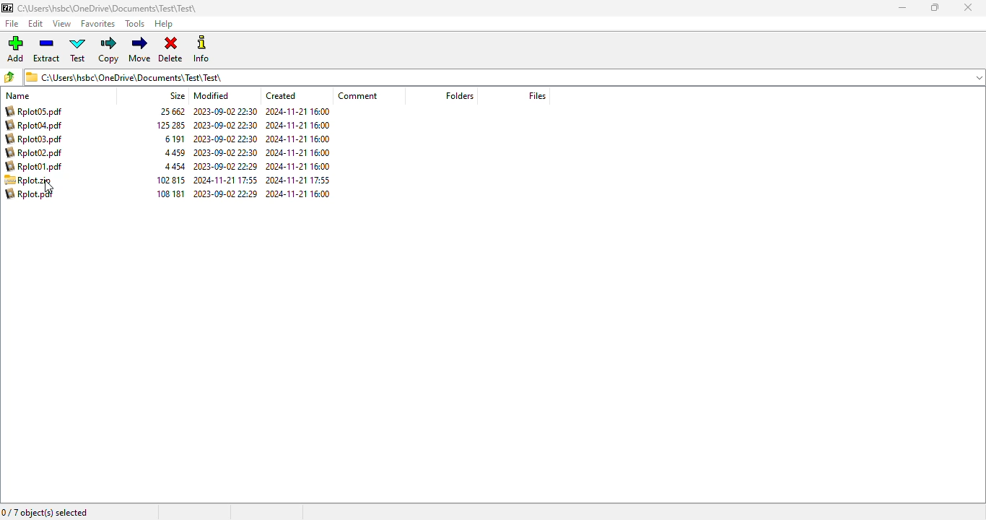  I want to click on file, so click(12, 24).